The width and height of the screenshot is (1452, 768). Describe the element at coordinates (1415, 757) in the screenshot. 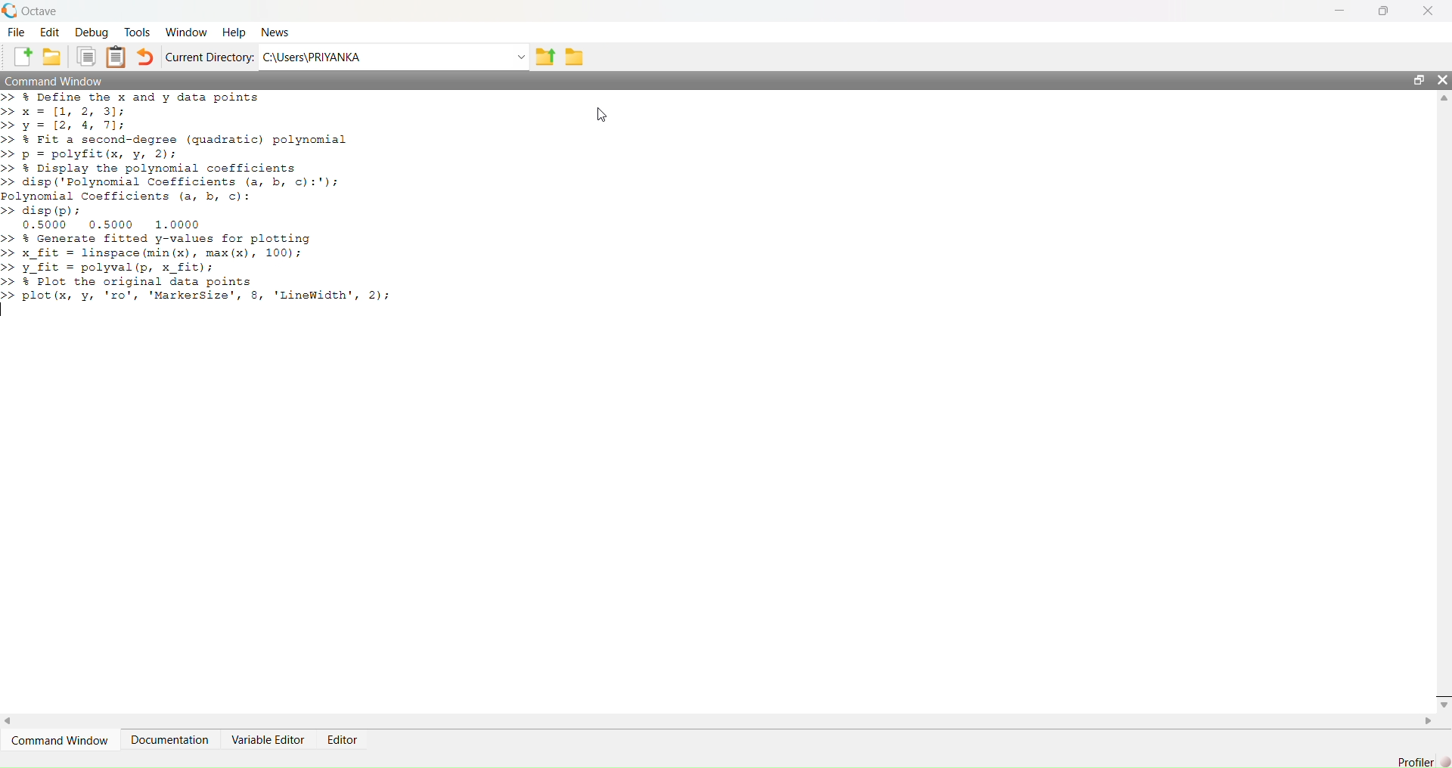

I see `Profiler` at that location.